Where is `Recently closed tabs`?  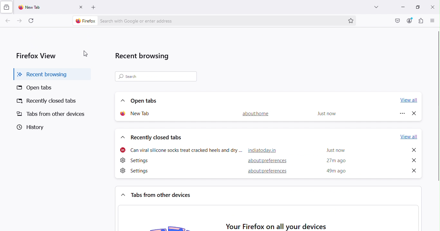
Recently closed tabs is located at coordinates (44, 100).